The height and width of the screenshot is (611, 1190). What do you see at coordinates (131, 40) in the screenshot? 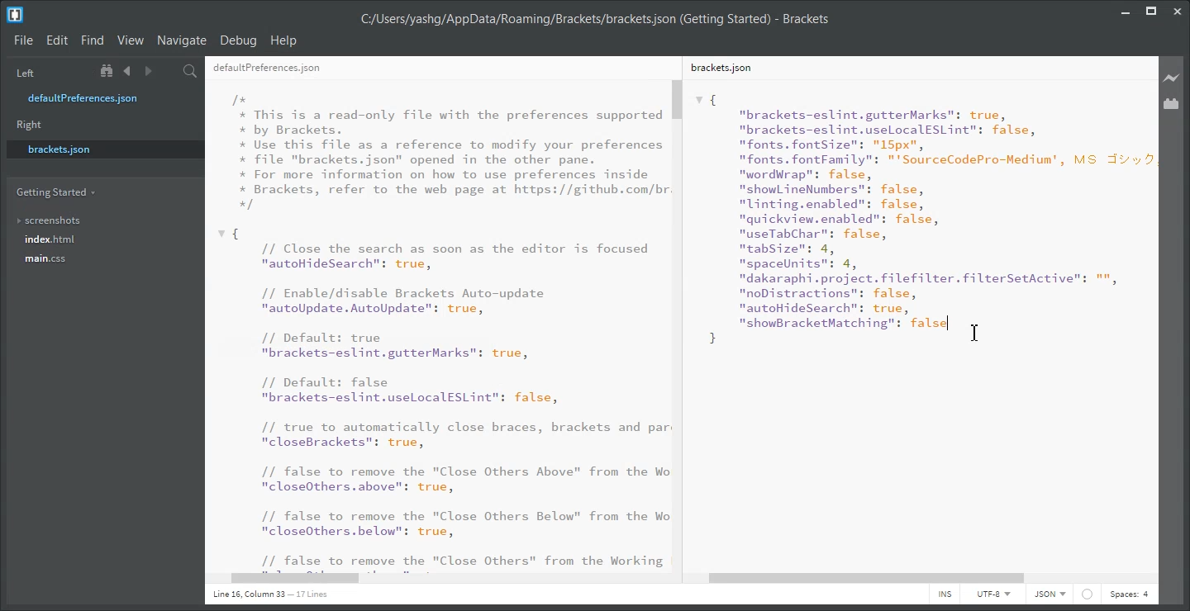
I see `View` at bounding box center [131, 40].